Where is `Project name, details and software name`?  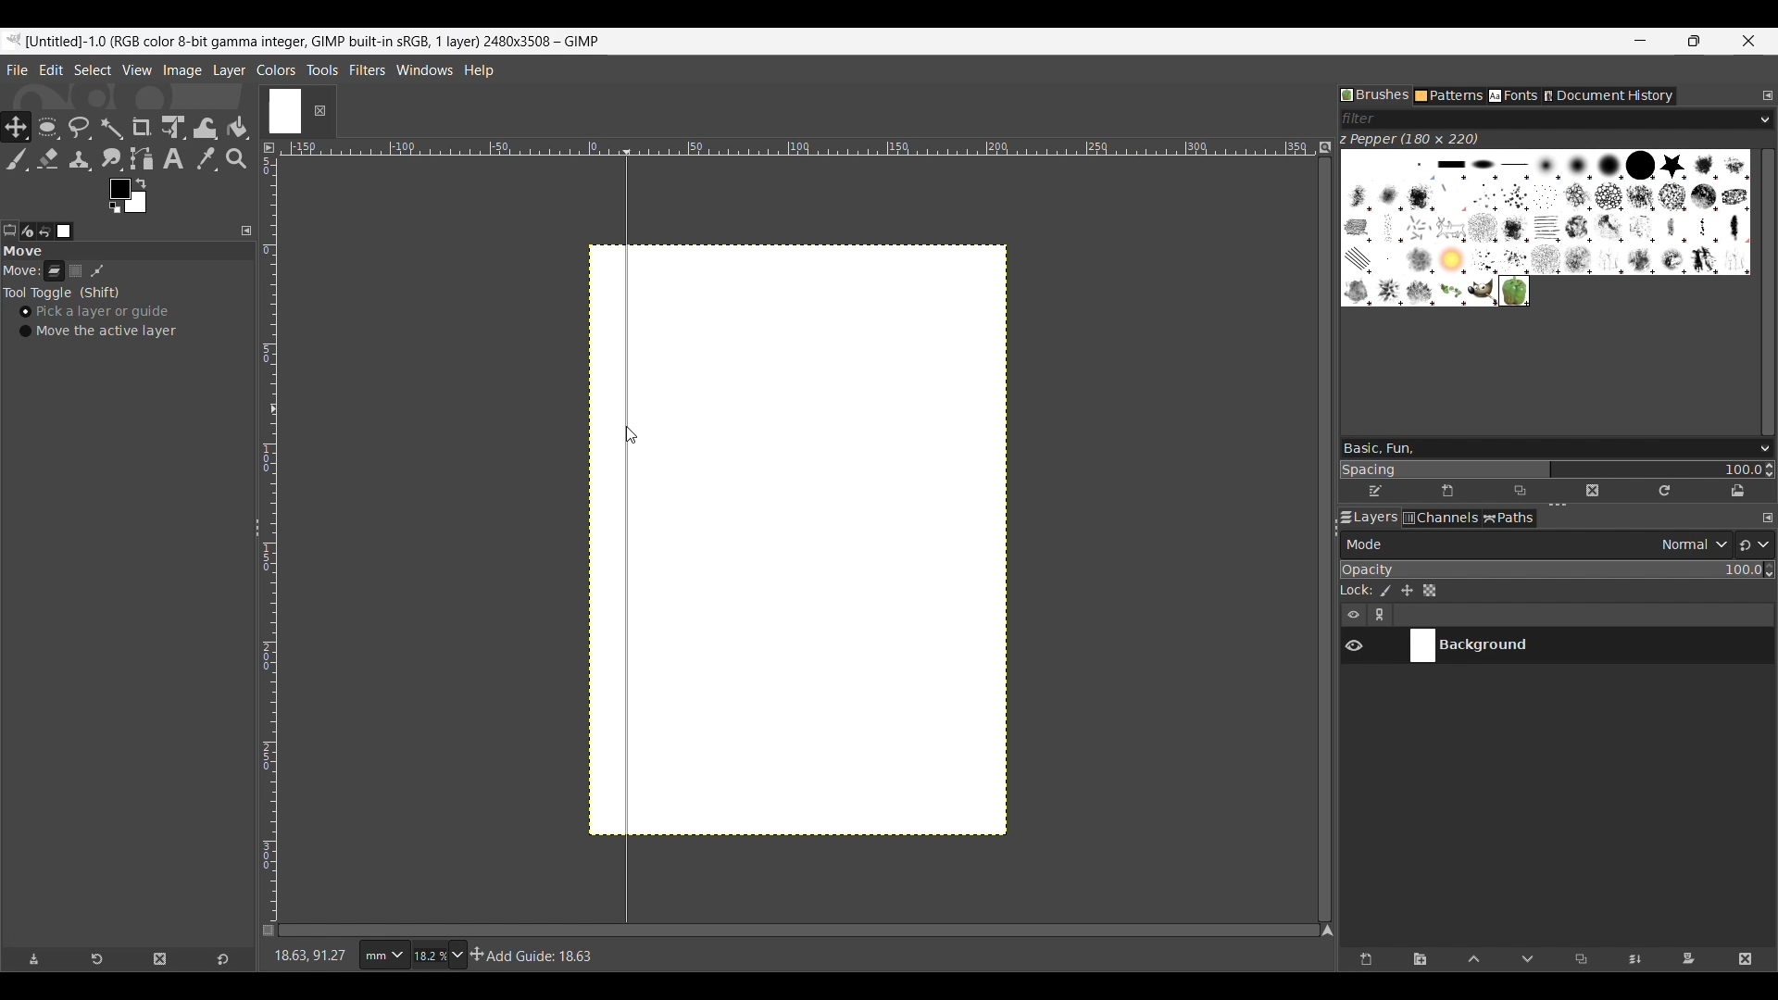
Project name, details and software name is located at coordinates (319, 42).